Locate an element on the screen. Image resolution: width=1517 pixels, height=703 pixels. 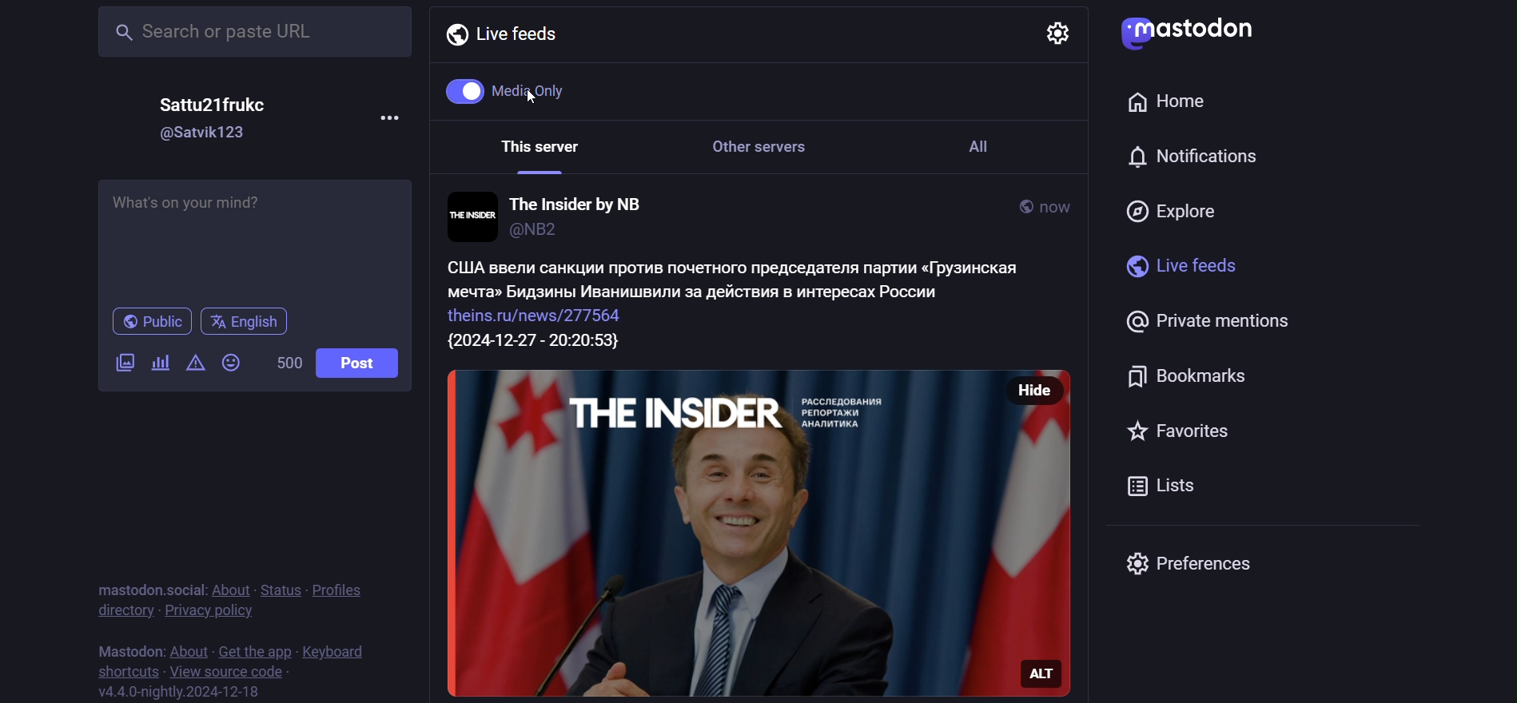
image/video is located at coordinates (122, 363).